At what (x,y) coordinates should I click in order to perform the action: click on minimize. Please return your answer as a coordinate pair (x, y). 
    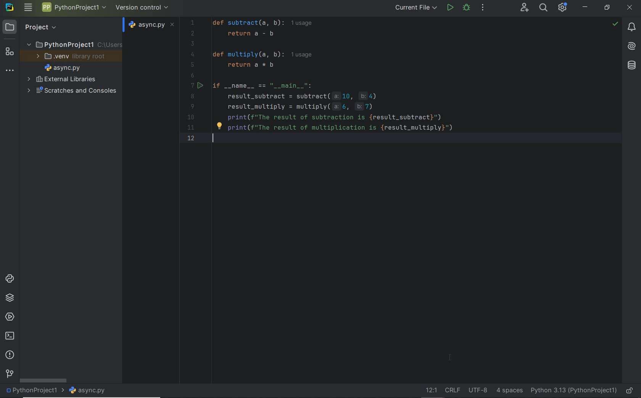
    Looking at the image, I should click on (585, 7).